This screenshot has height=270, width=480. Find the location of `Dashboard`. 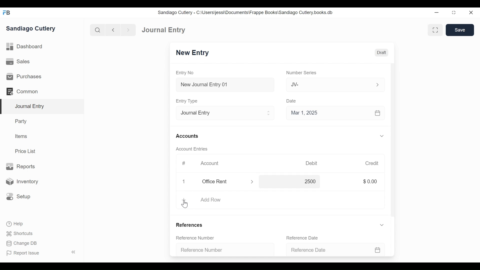

Dashboard is located at coordinates (162, 29).